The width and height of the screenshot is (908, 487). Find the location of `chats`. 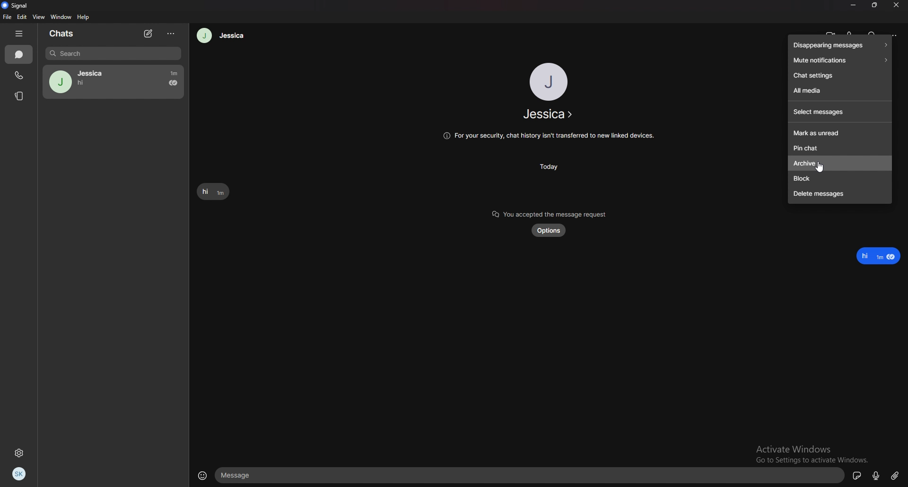

chats is located at coordinates (67, 33).